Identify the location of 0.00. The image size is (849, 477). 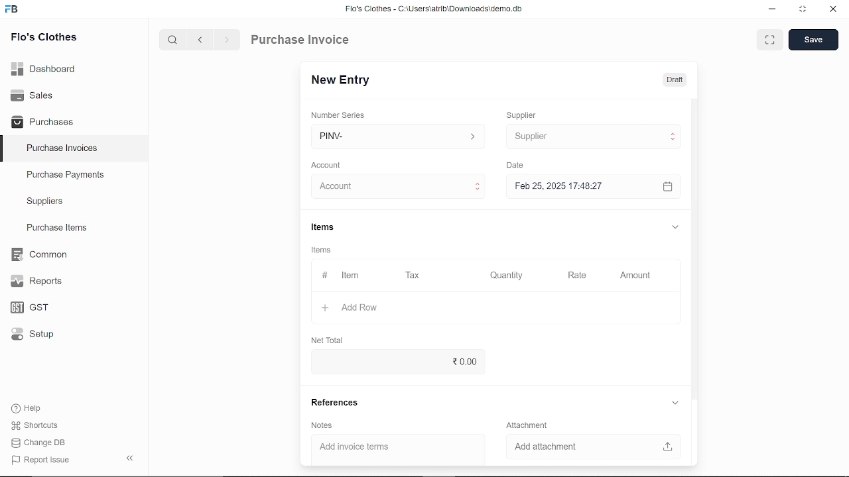
(394, 362).